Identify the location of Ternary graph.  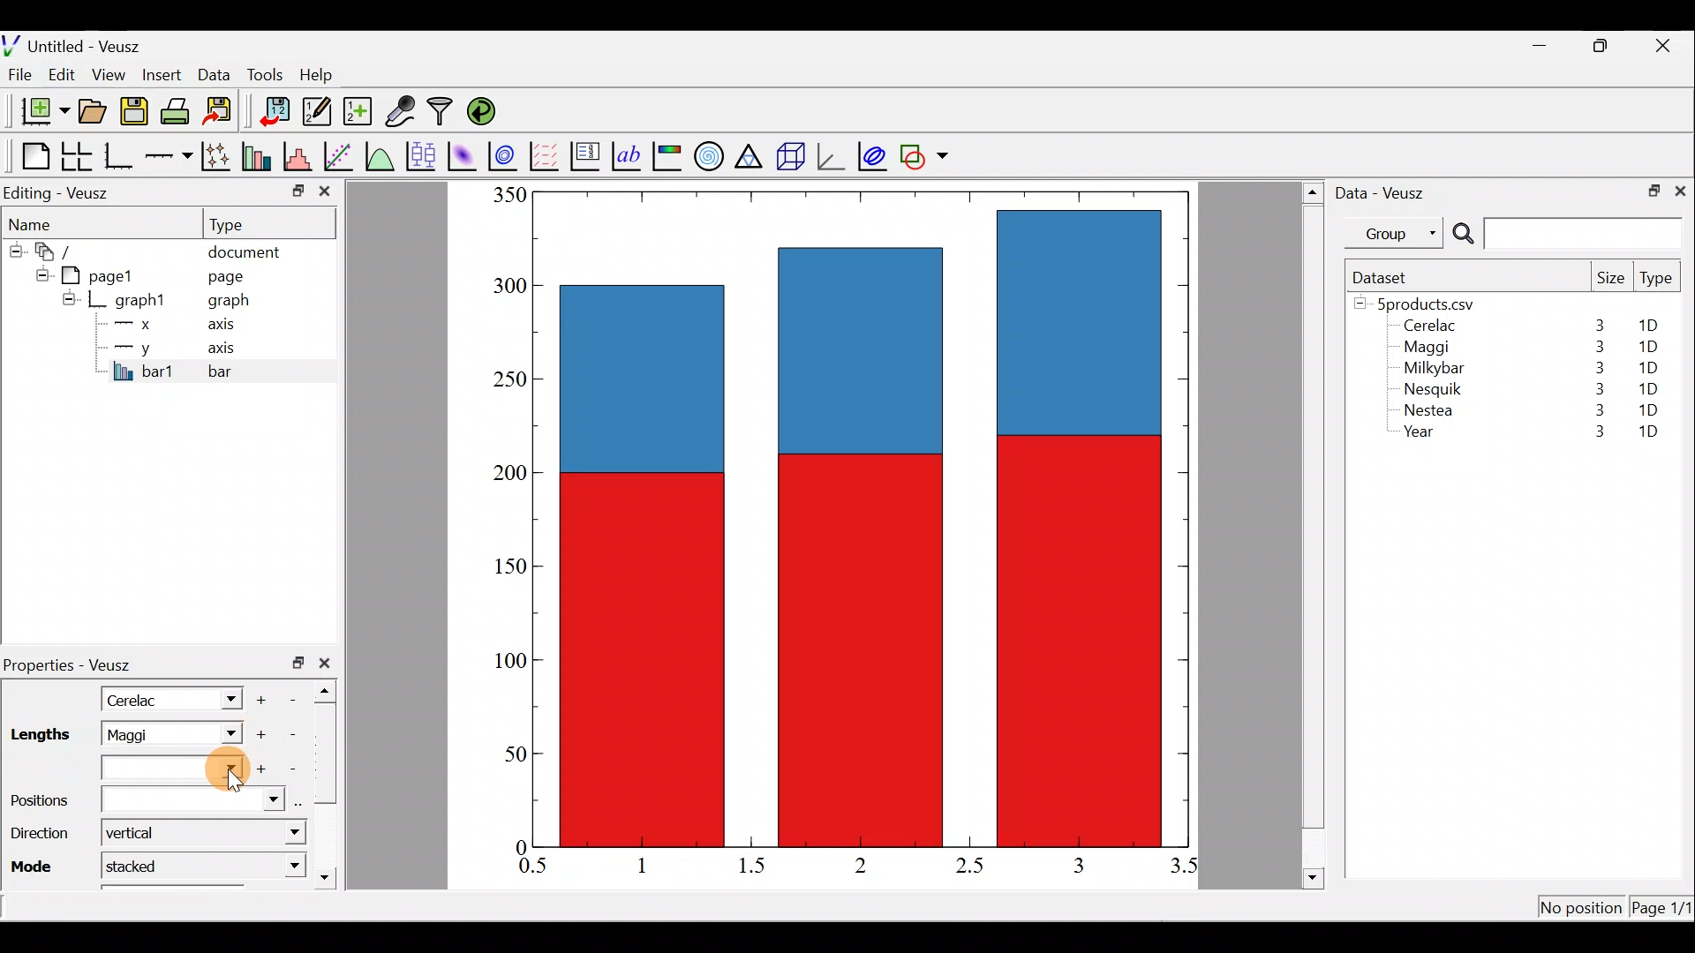
(750, 154).